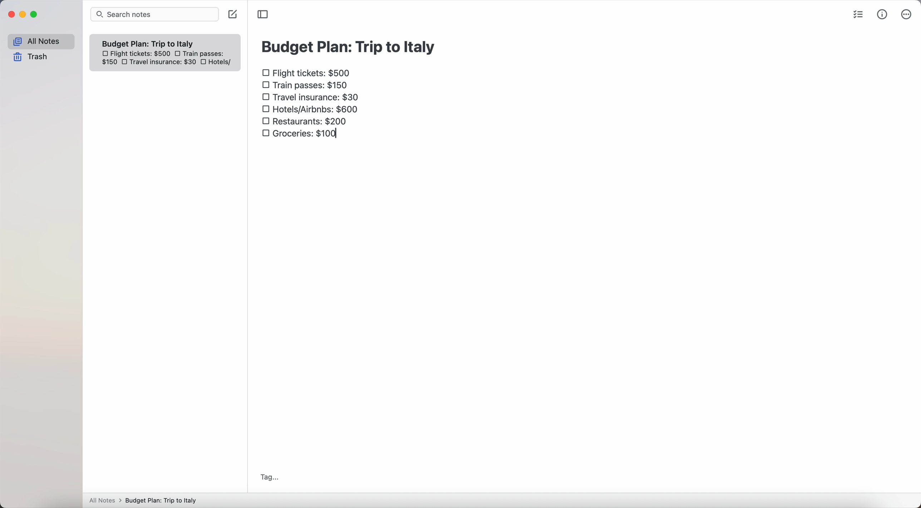 The width and height of the screenshot is (921, 508). I want to click on groceries: $100 checkbox, so click(296, 134).